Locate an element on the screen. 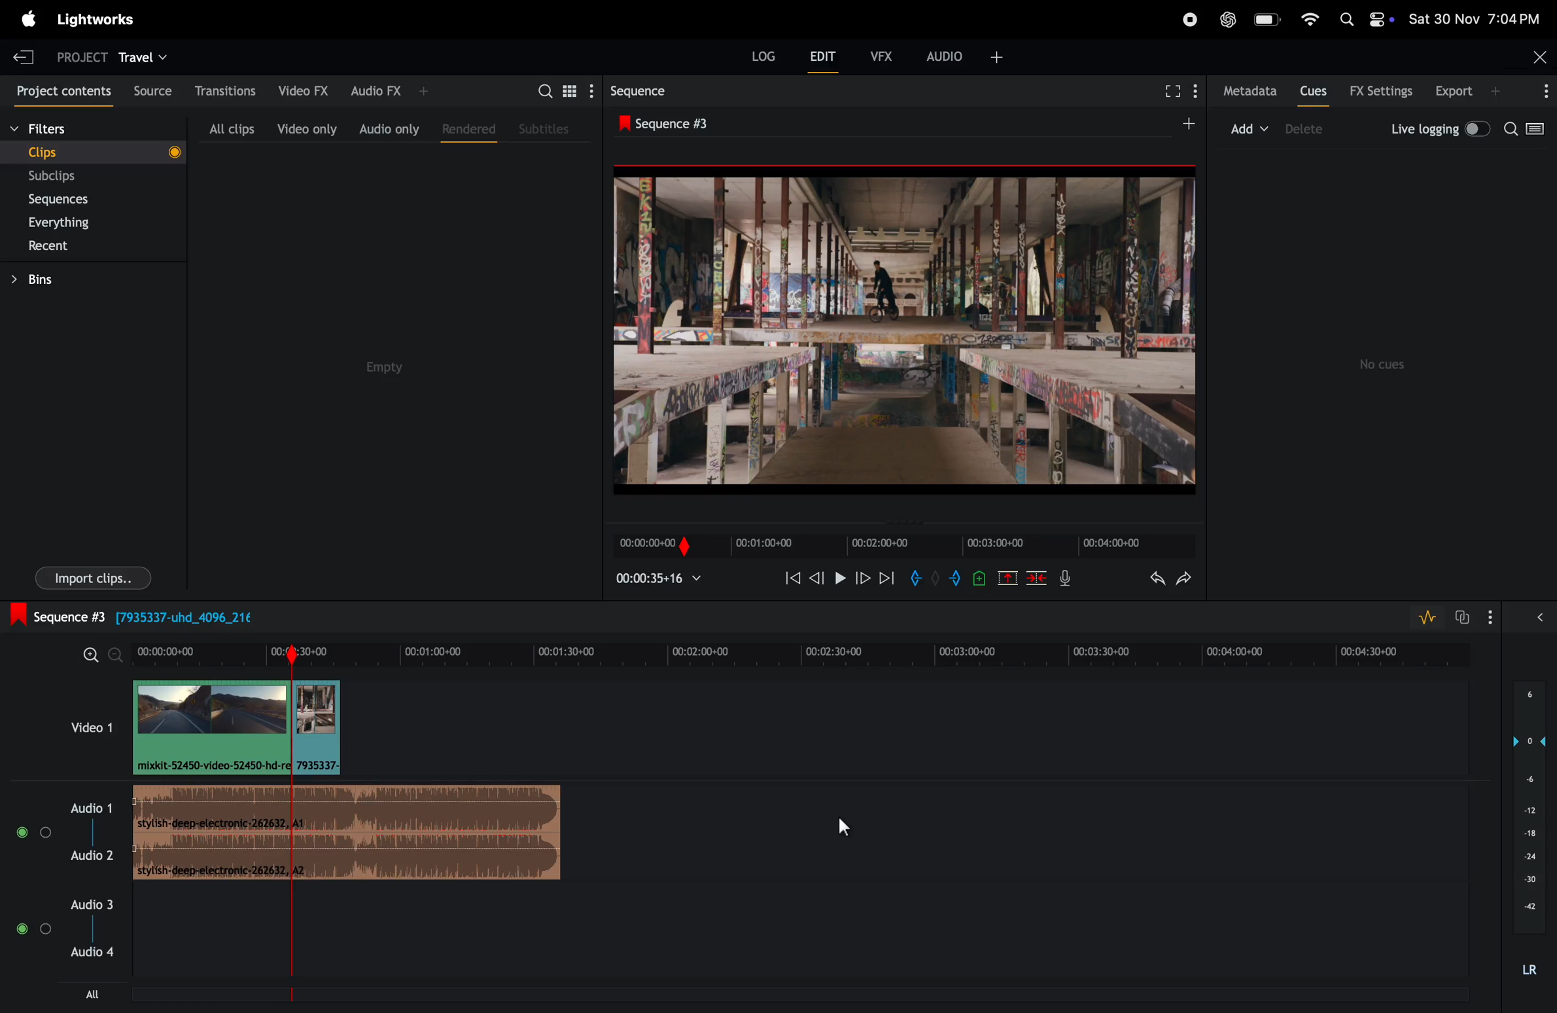 Image resolution: width=1557 pixels, height=1013 pixels. -30 (layers) is located at coordinates (1527, 881).